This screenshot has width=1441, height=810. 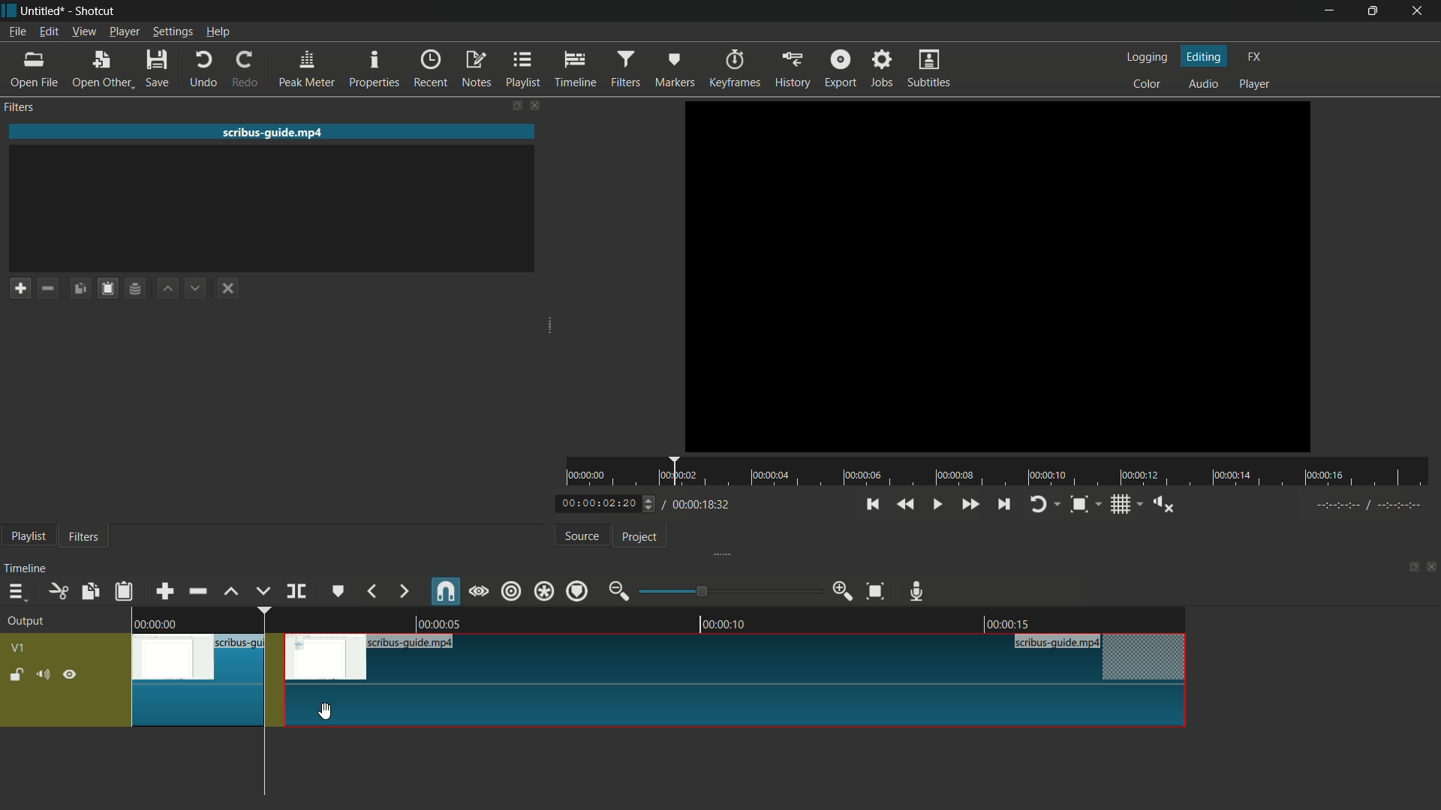 I want to click on ripple, so click(x=510, y=590).